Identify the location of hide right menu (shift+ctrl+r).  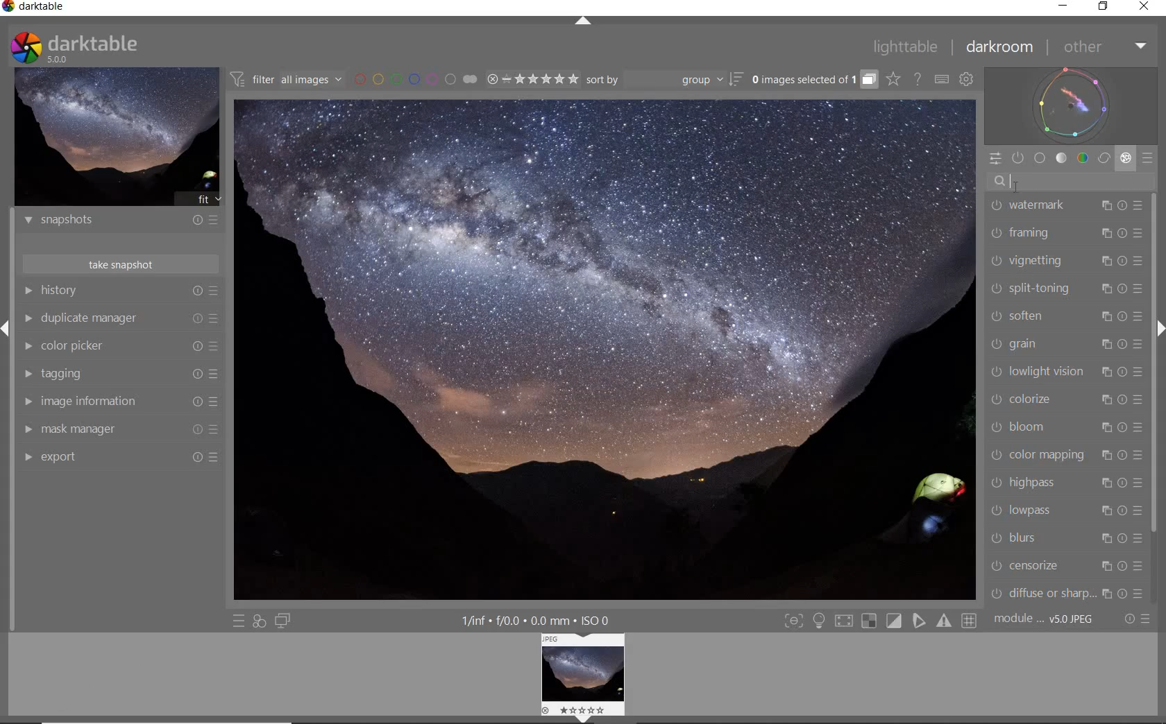
(1159, 329).